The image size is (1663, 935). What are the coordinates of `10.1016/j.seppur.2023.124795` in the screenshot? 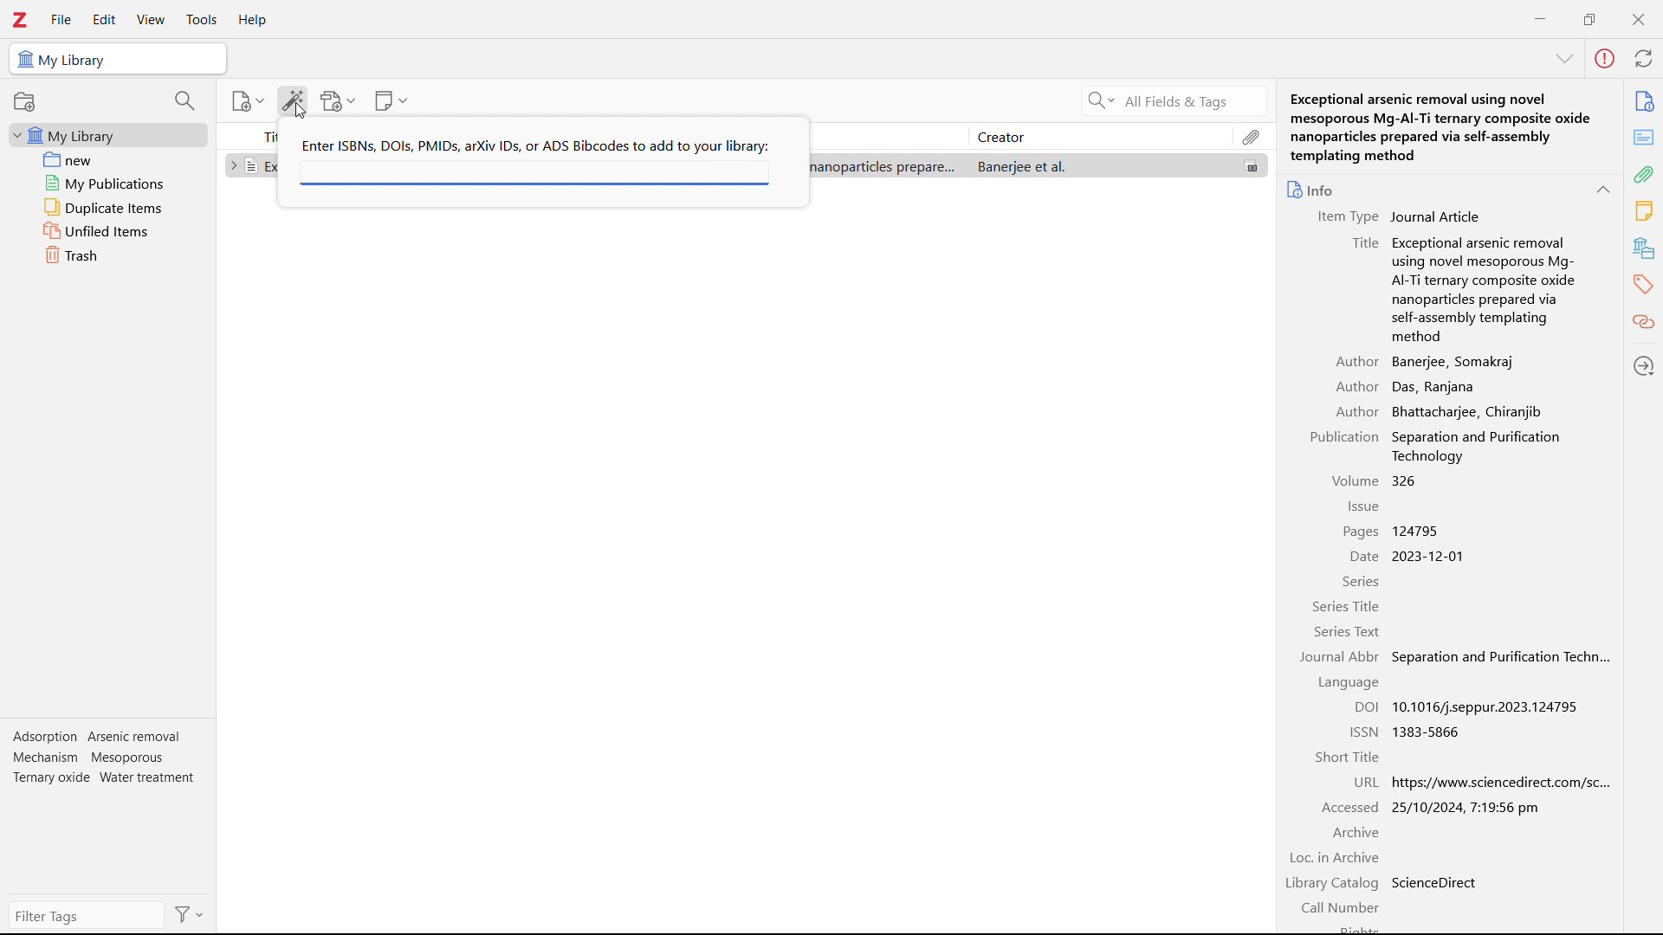 It's located at (1488, 706).